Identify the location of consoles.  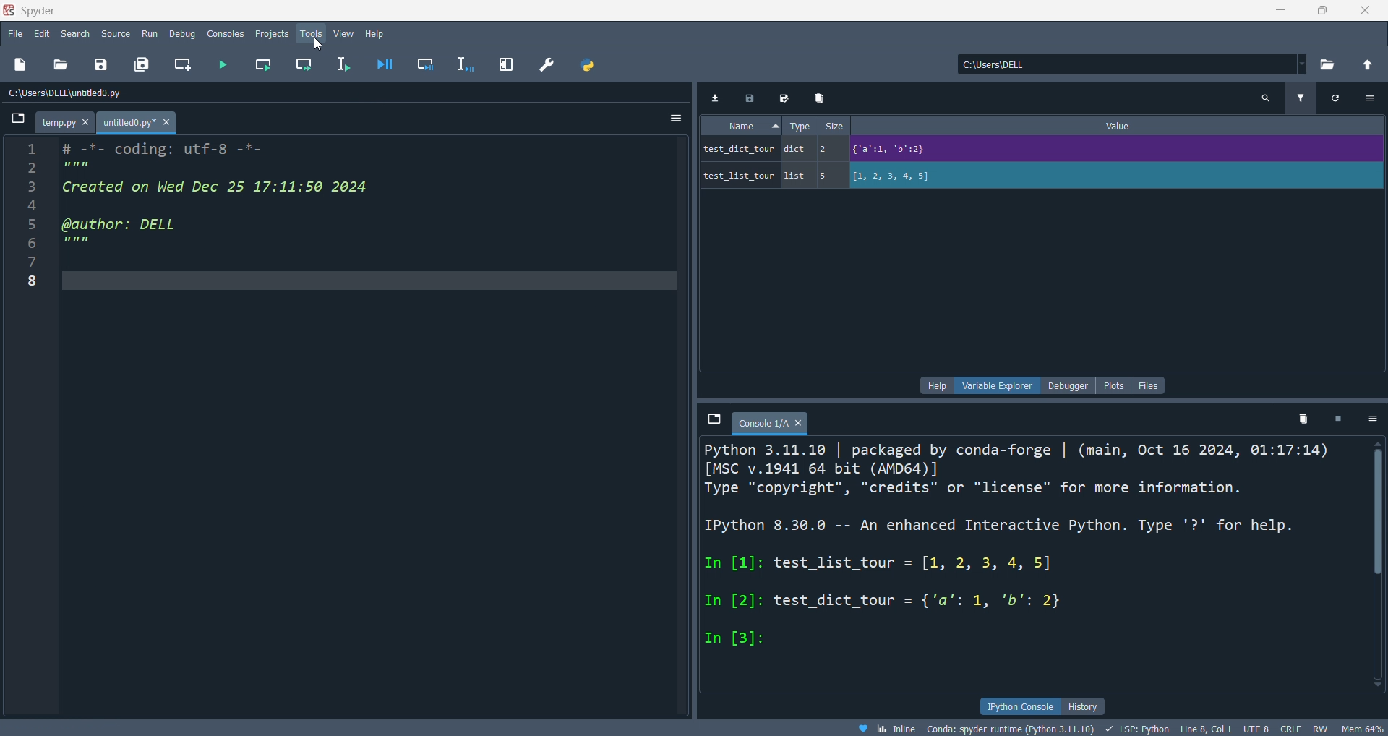
(227, 33).